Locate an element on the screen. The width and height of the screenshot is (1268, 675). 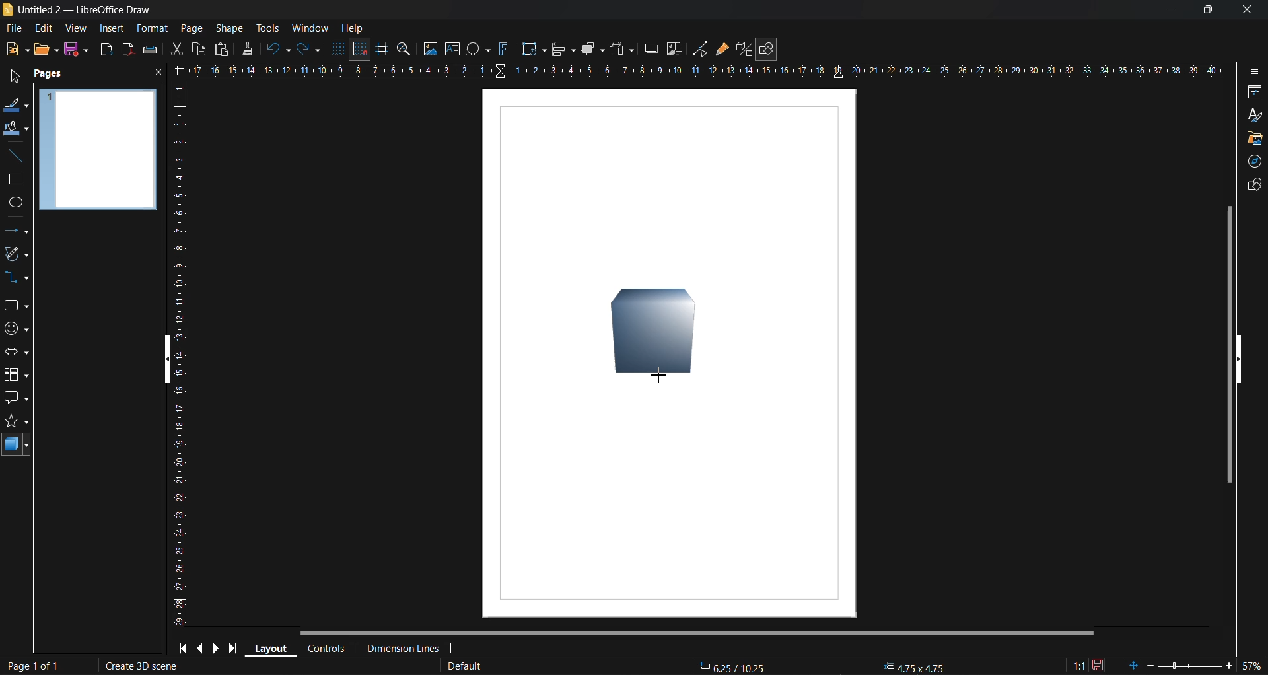
horizontal ruler is located at coordinates (707, 73).